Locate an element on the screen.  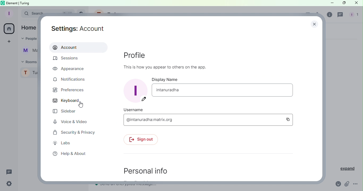
People is located at coordinates (353, 15).